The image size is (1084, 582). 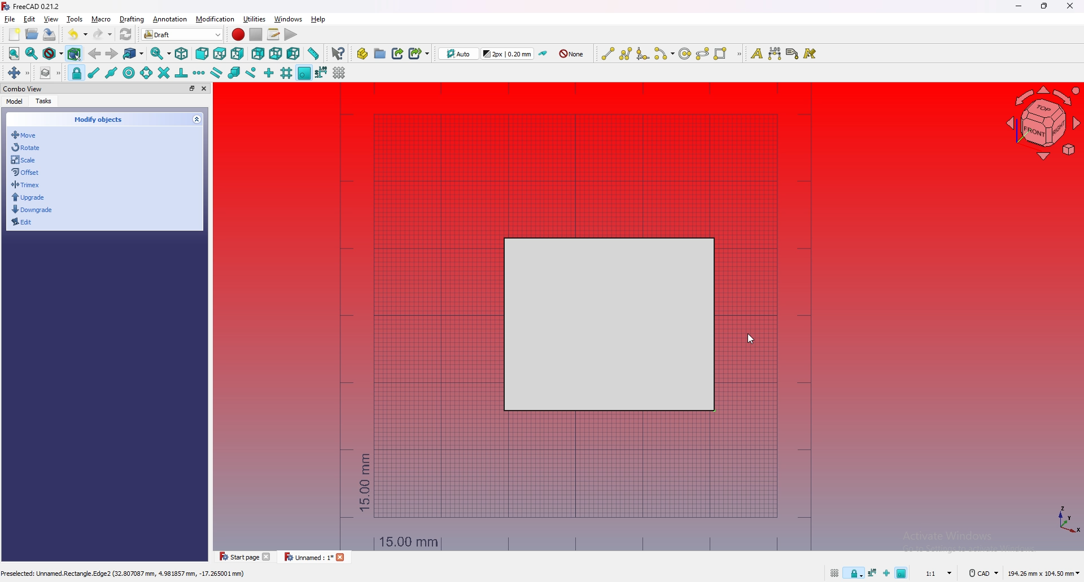 What do you see at coordinates (216, 19) in the screenshot?
I see `modification` at bounding box center [216, 19].